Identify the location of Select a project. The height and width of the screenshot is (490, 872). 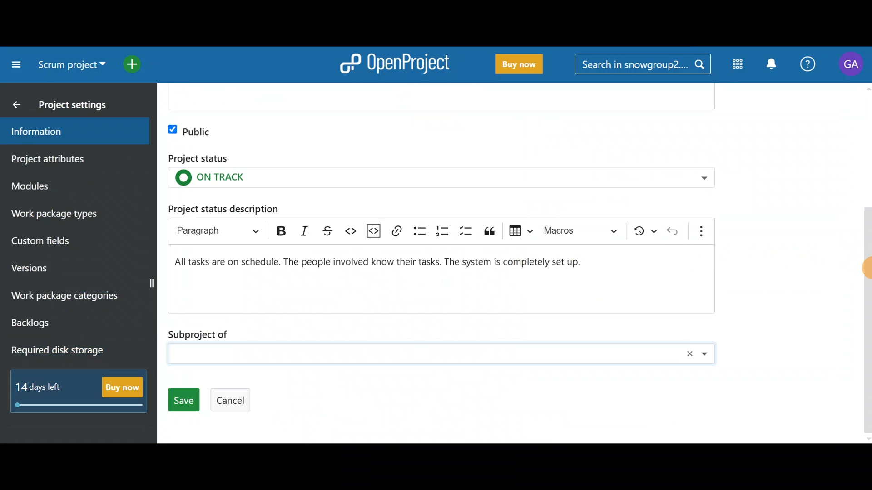
(74, 68).